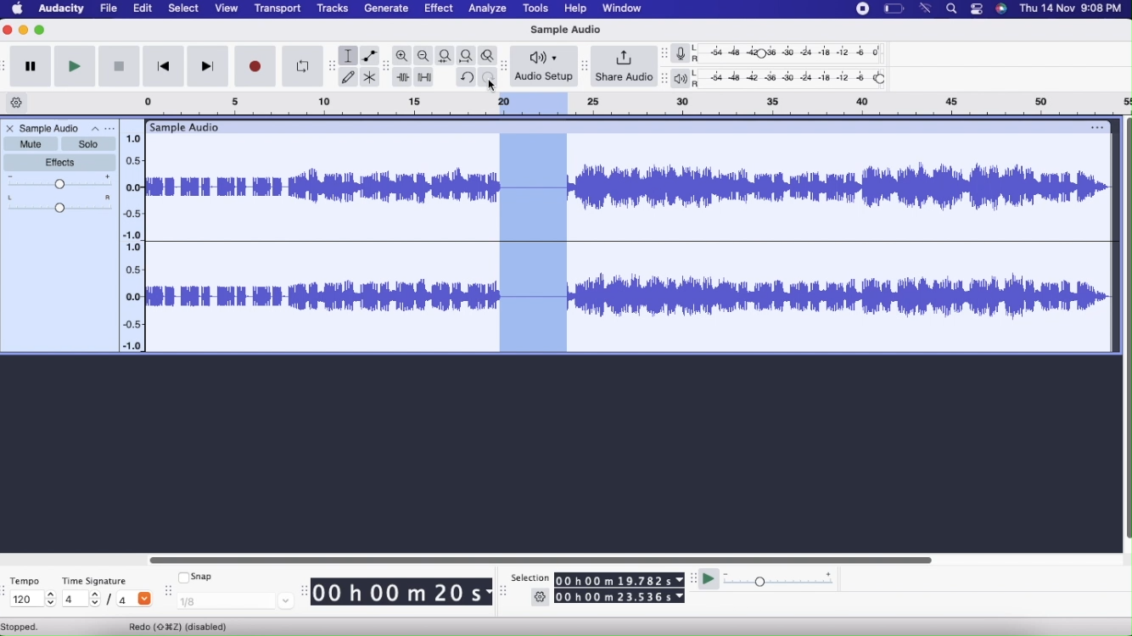  What do you see at coordinates (34, 600) in the screenshot?
I see `120` at bounding box center [34, 600].